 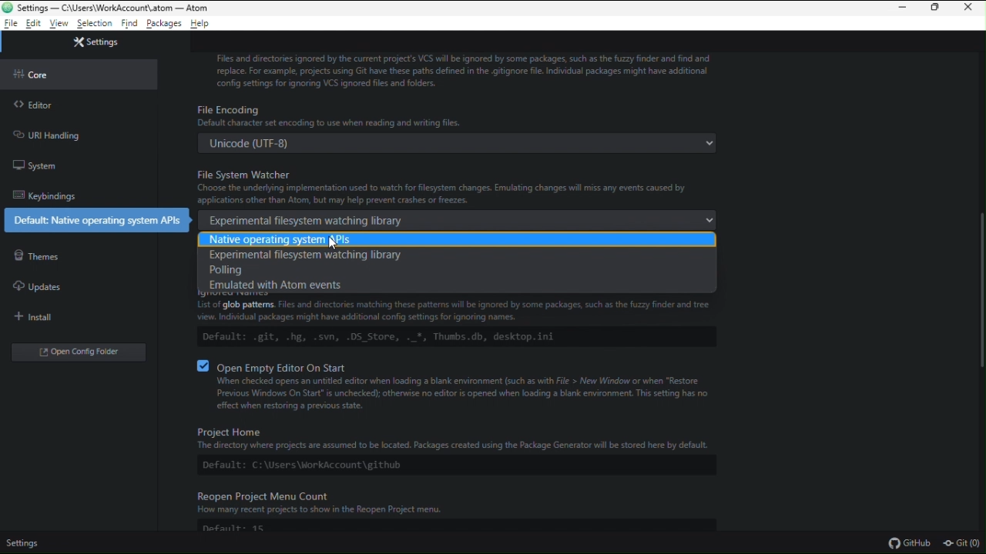 What do you see at coordinates (464, 385) in the screenshot?
I see `Open empty editor on start` at bounding box center [464, 385].